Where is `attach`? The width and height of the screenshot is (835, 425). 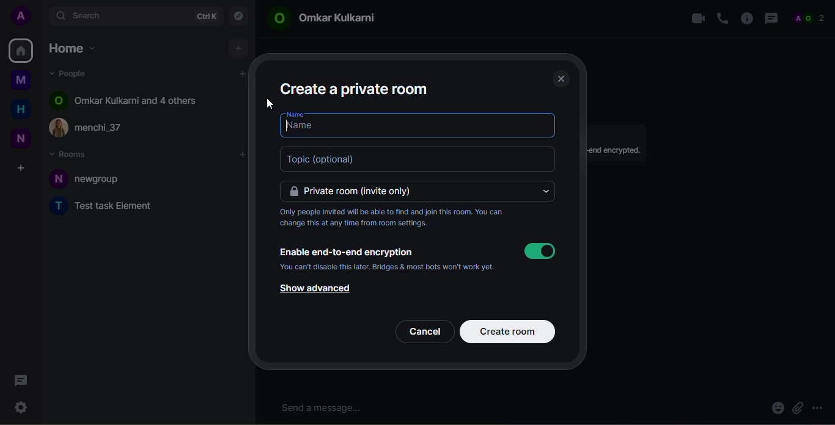 attach is located at coordinates (797, 409).